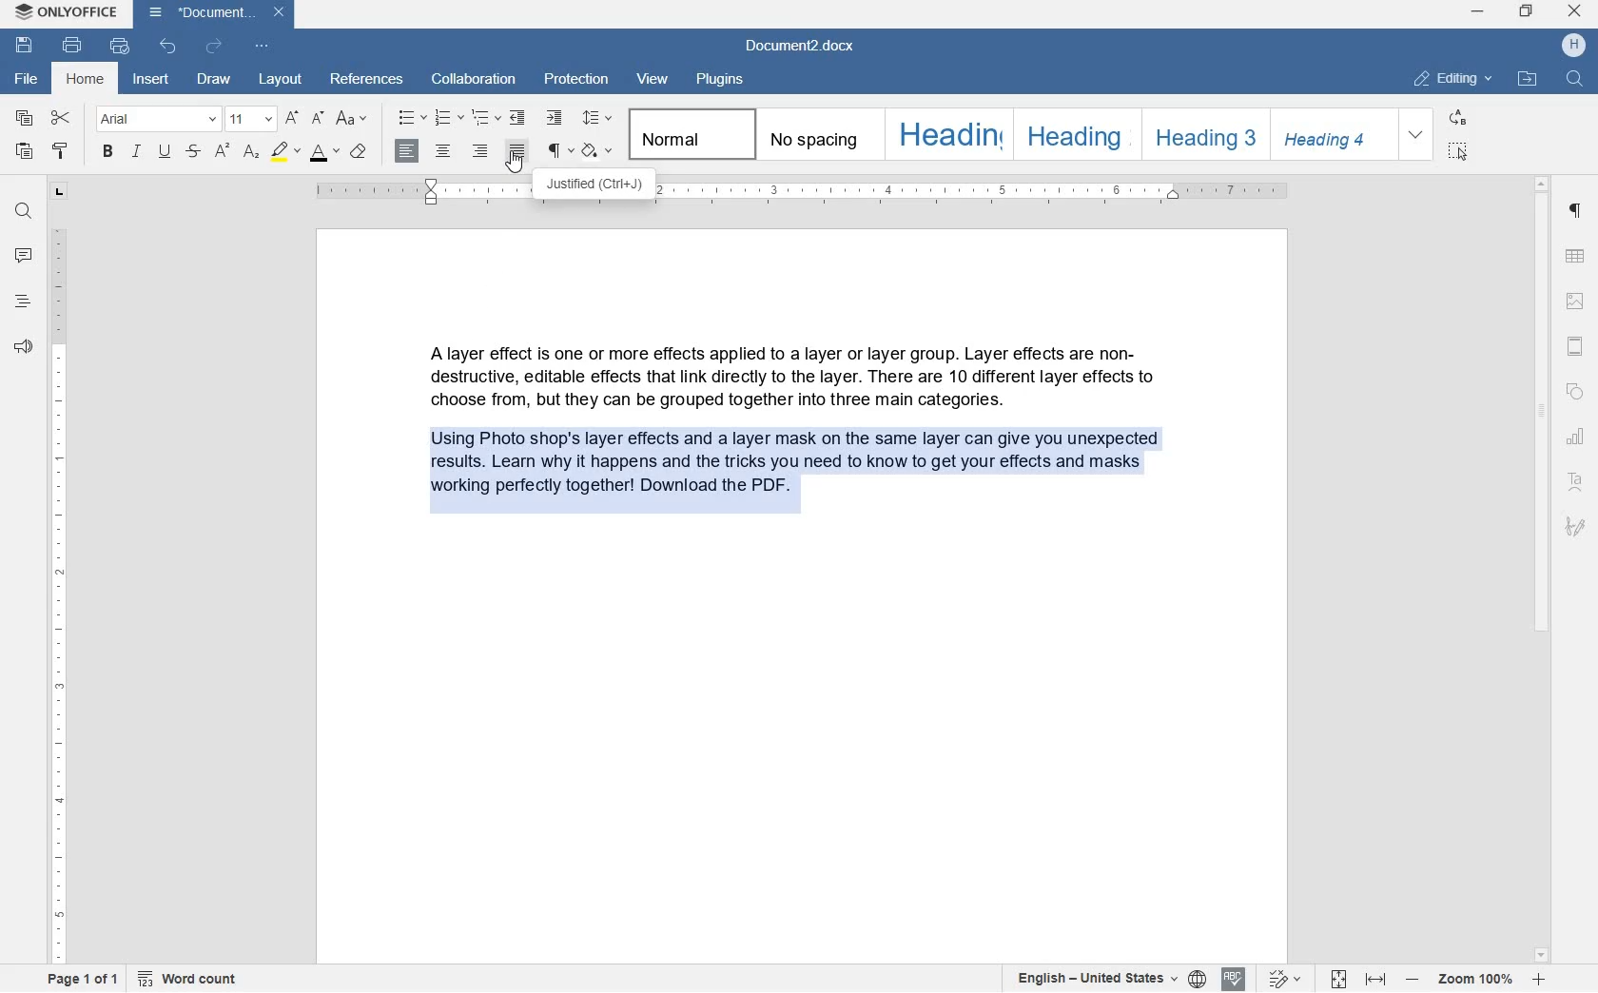  I want to click on PARAGRAPH SETTINGS, so click(1578, 213).